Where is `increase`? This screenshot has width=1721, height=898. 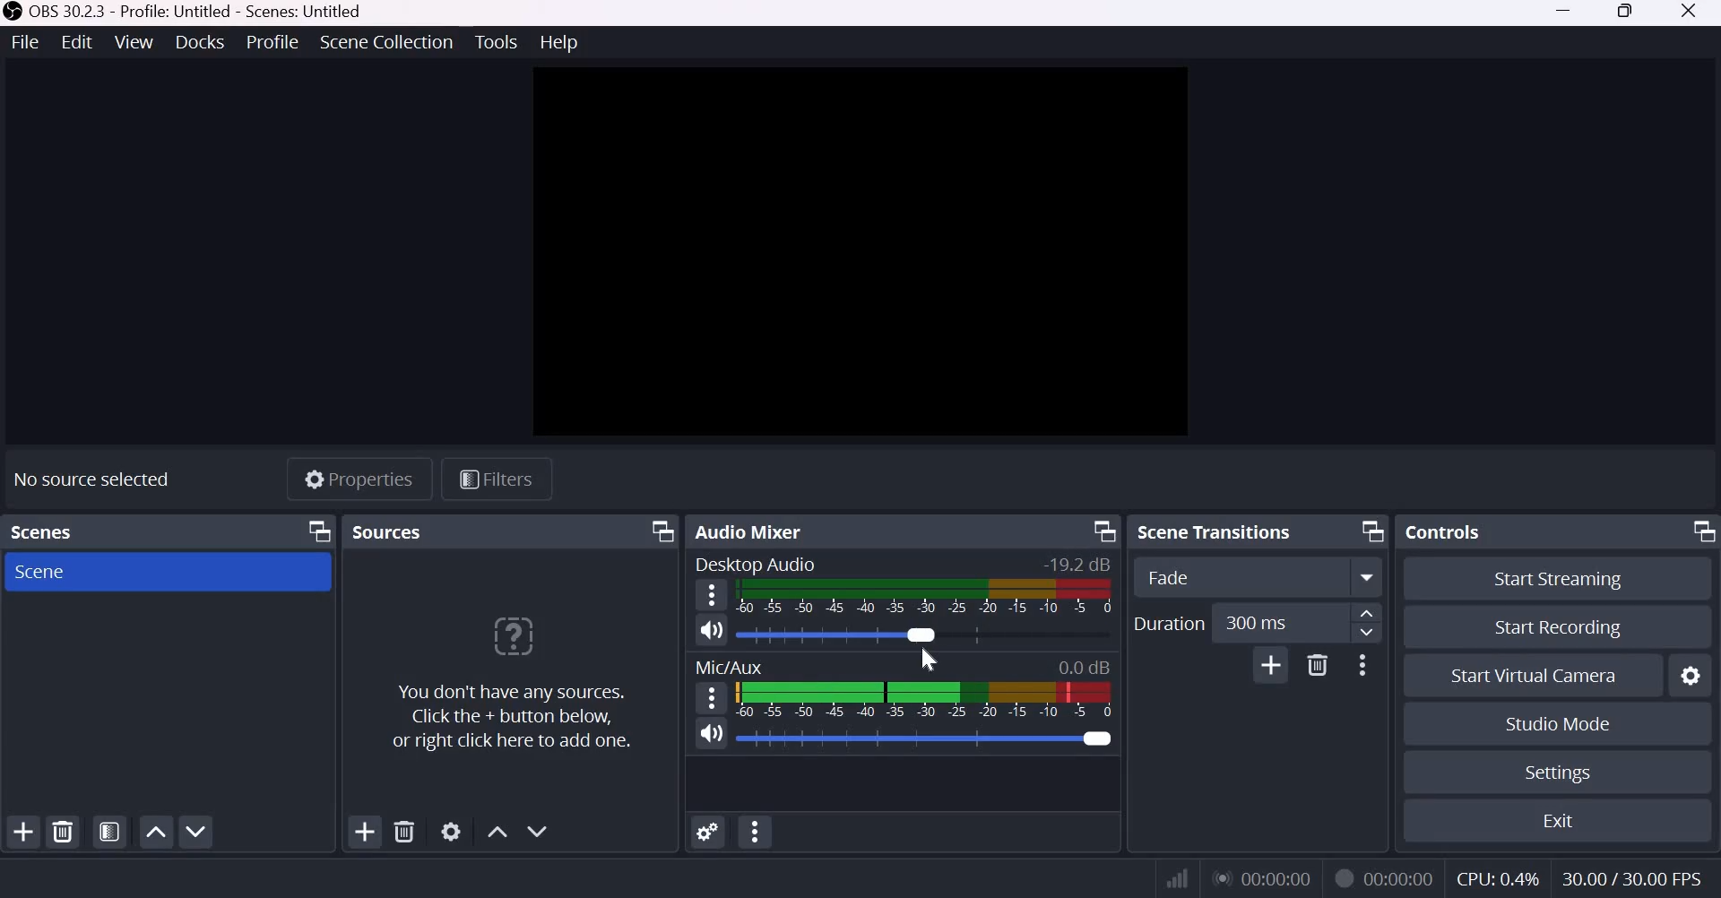
increase is located at coordinates (1368, 615).